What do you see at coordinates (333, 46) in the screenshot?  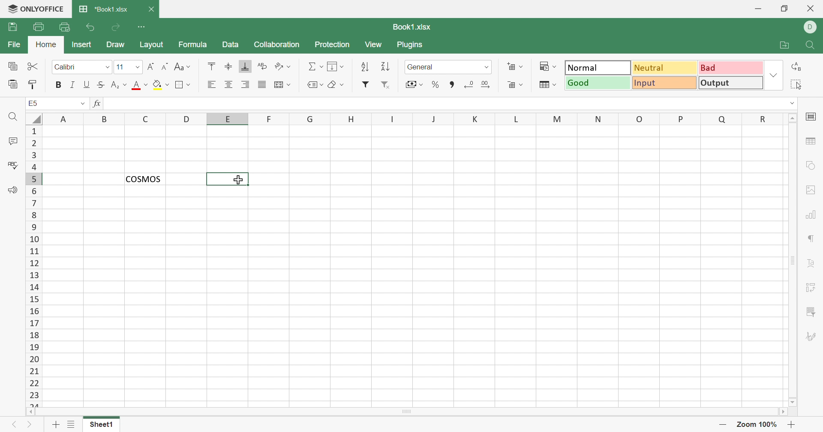 I see `Protection` at bounding box center [333, 46].